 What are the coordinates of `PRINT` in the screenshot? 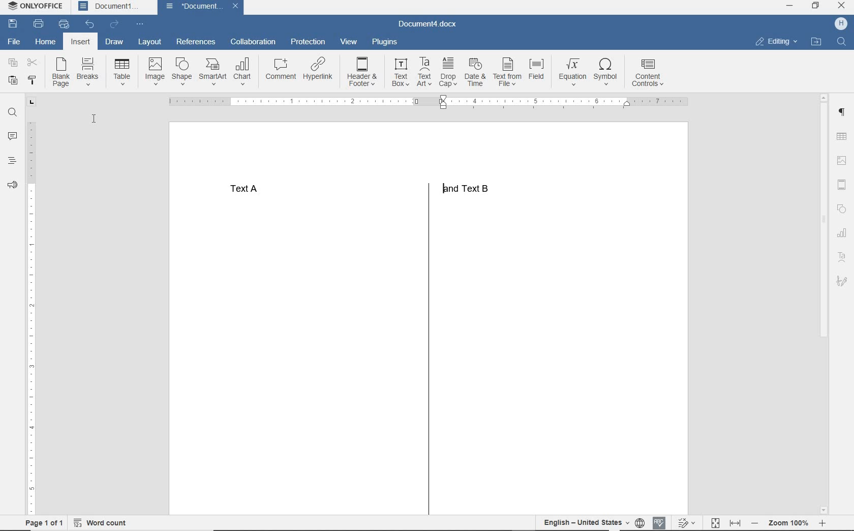 It's located at (38, 24).